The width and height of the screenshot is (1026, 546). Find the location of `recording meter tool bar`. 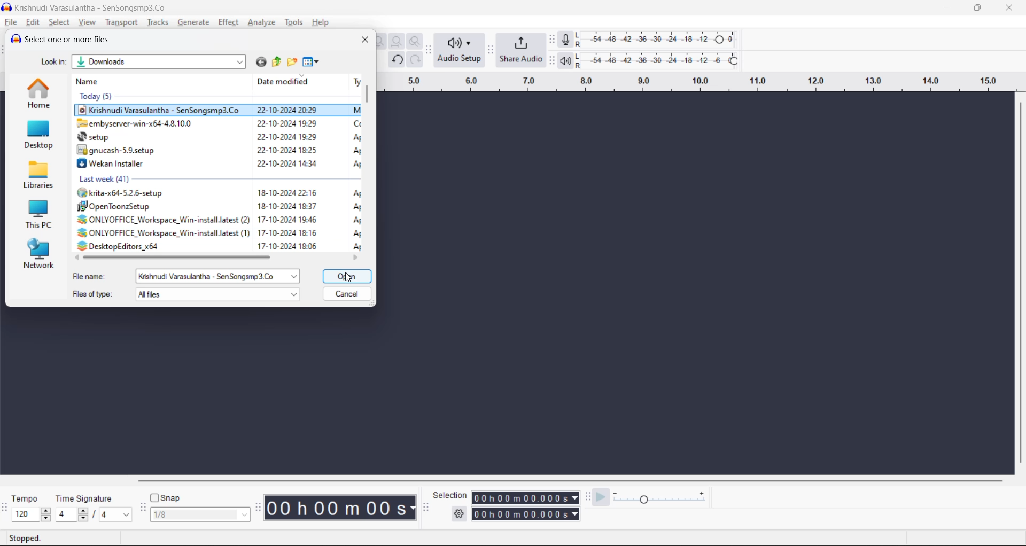

recording meter tool bar is located at coordinates (553, 40).